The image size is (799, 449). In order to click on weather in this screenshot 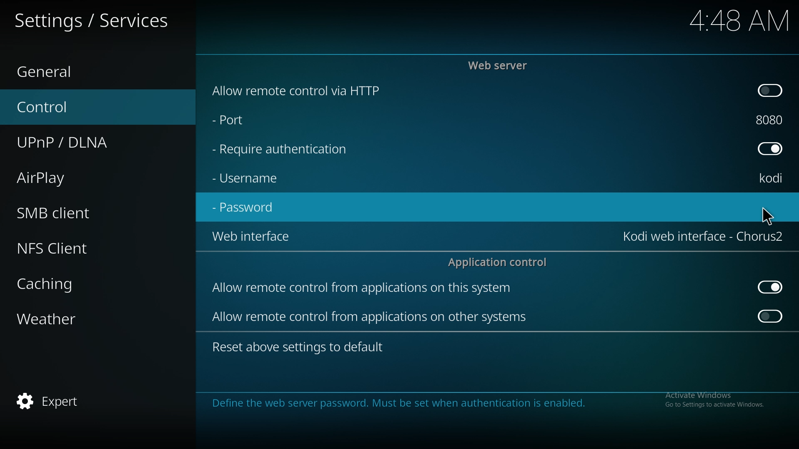, I will do `click(64, 319)`.